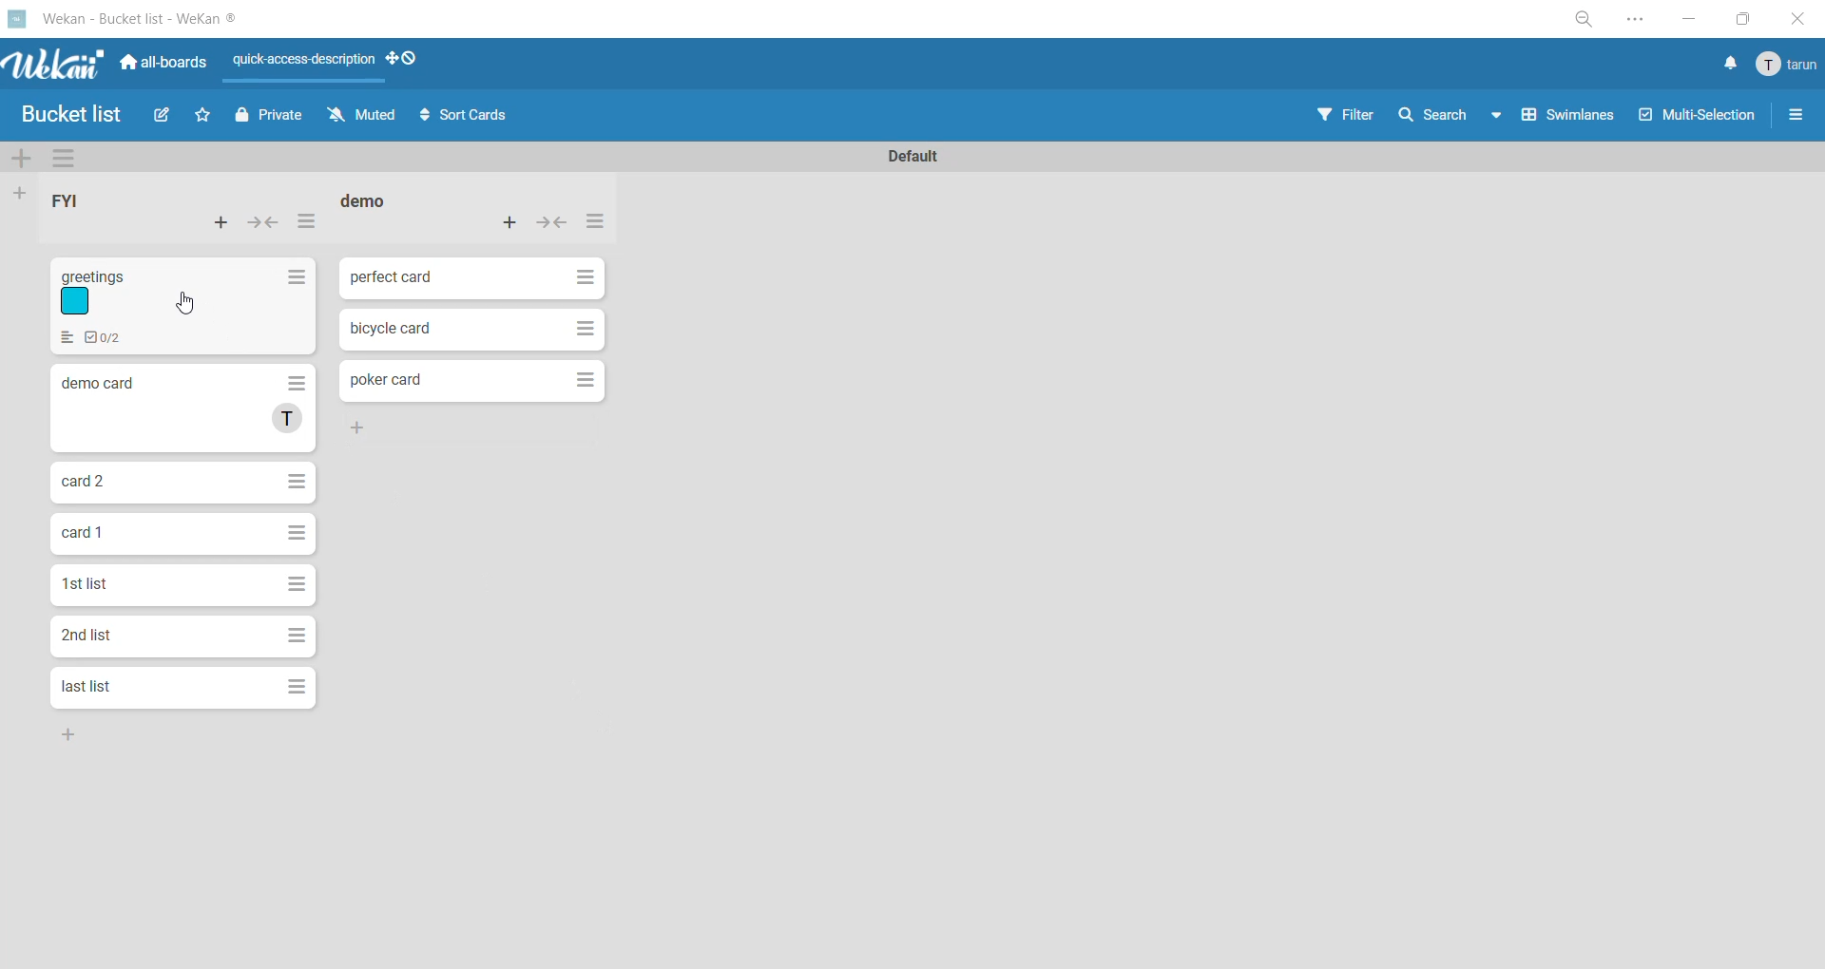  Describe the element at coordinates (1787, 66) in the screenshot. I see `tarun` at that location.